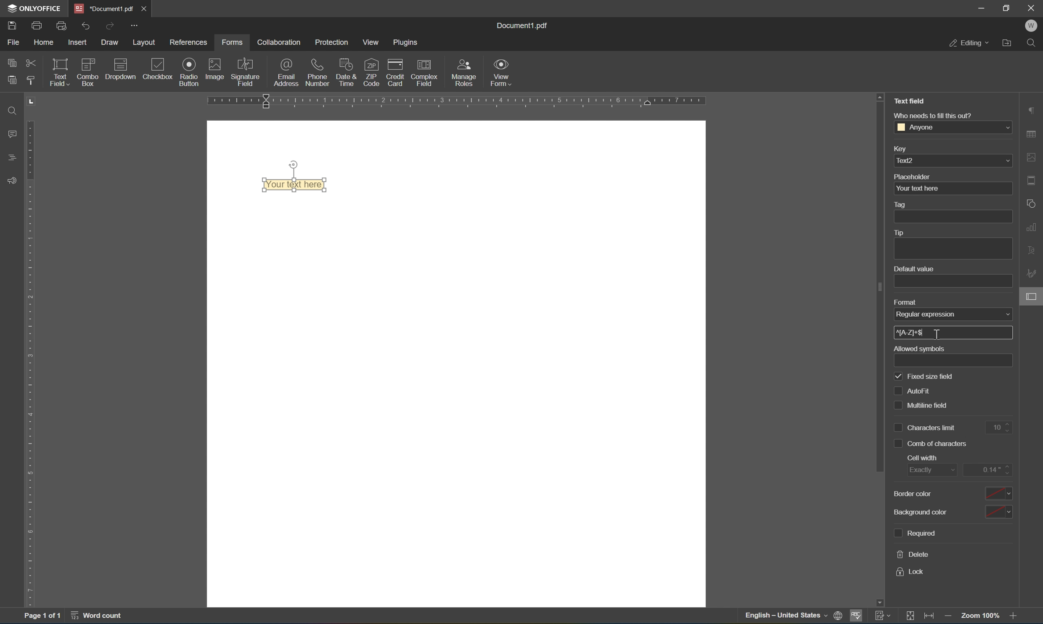 This screenshot has height=624, width=1043. What do you see at coordinates (930, 443) in the screenshot?
I see `comb of characters` at bounding box center [930, 443].